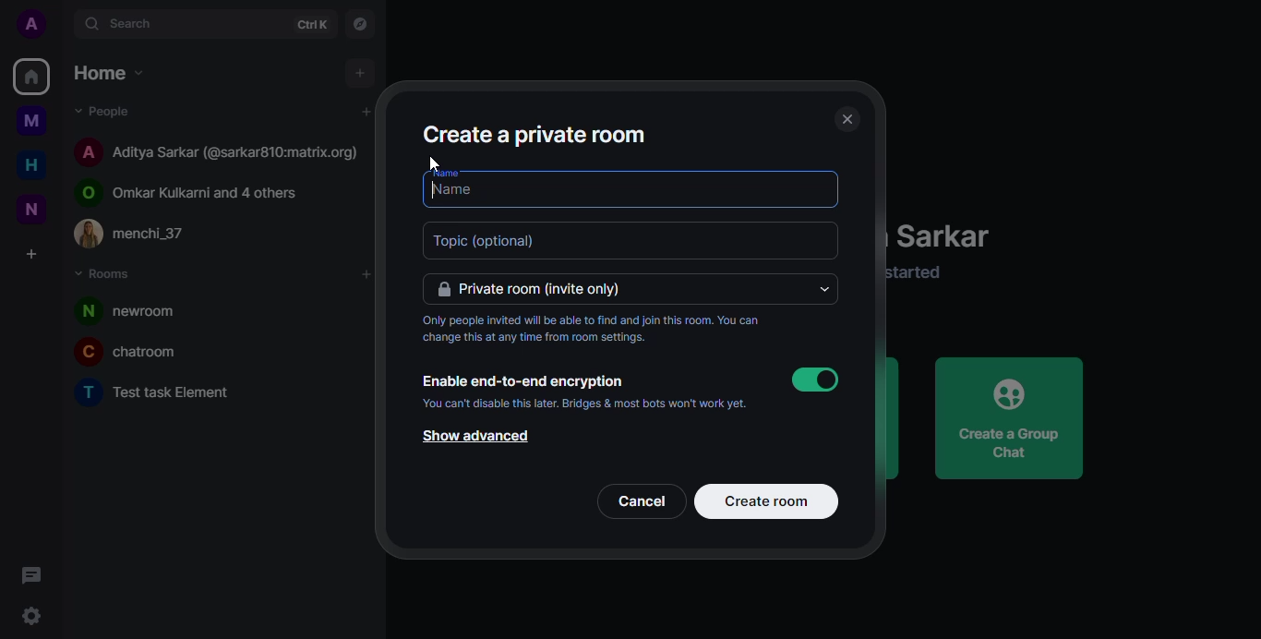 This screenshot has height=639, width=1261. Describe the element at coordinates (31, 573) in the screenshot. I see `threads` at that location.